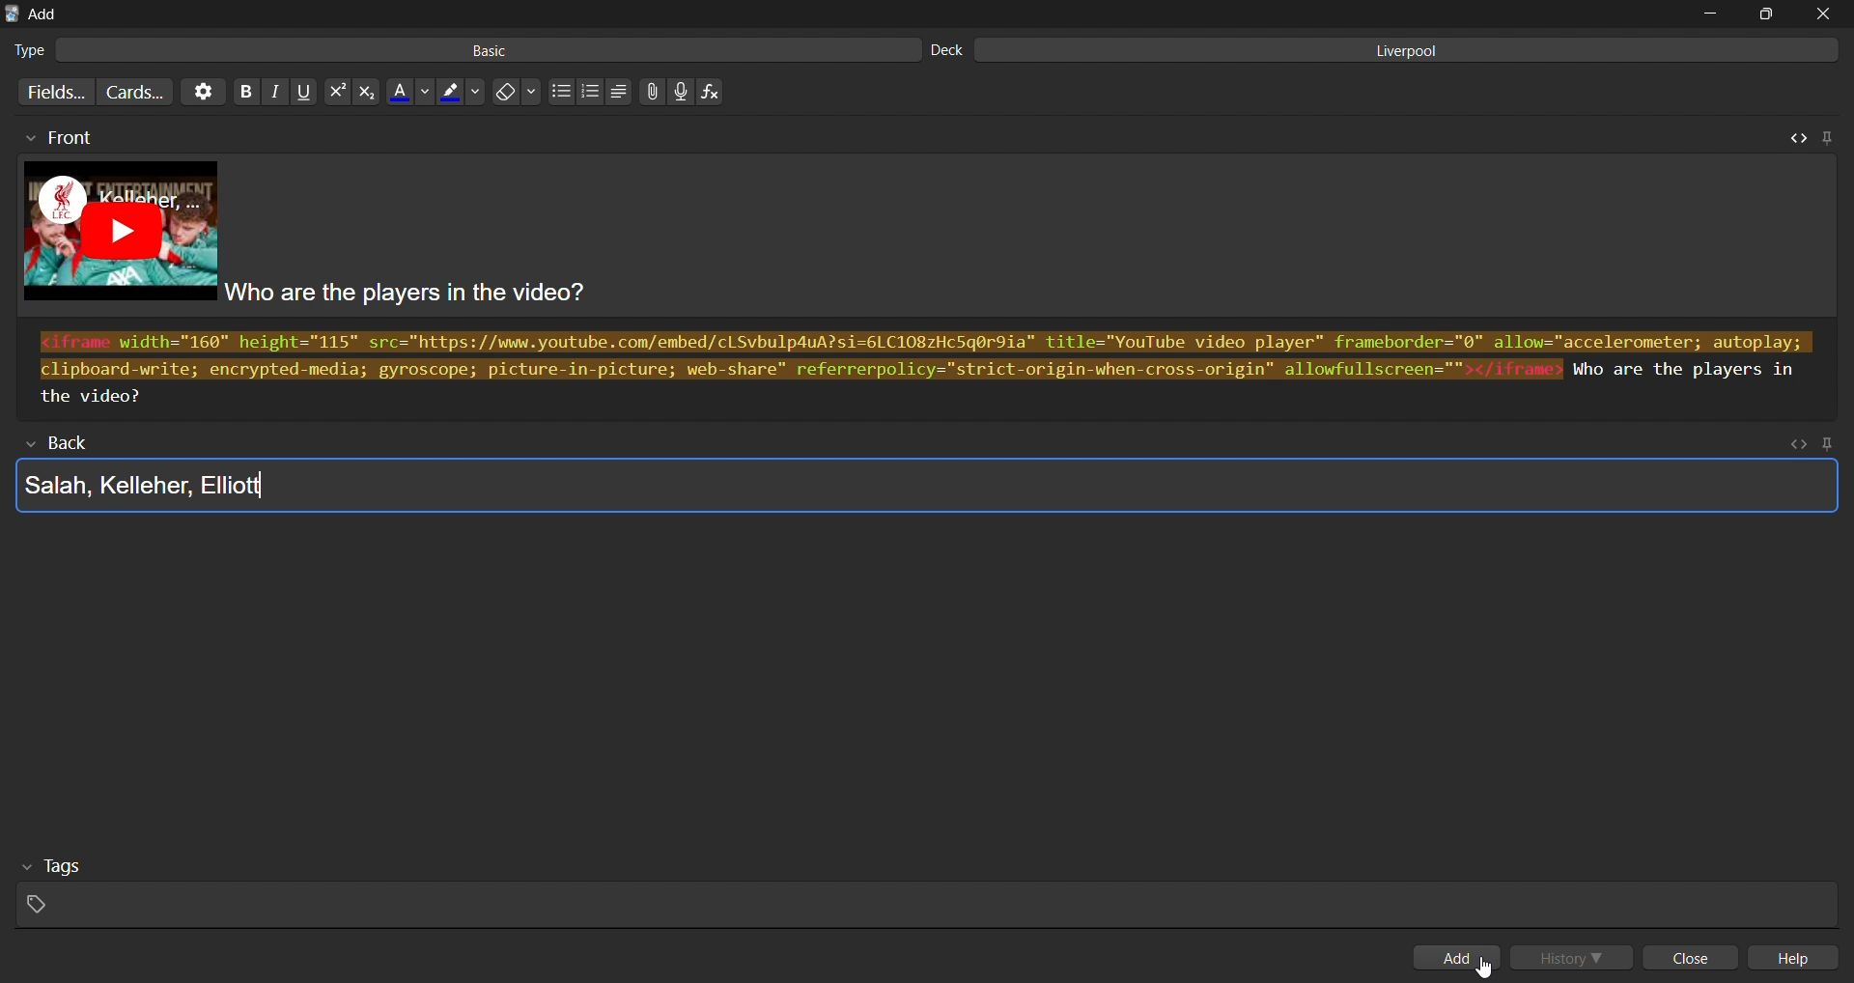 This screenshot has height=983, width=1854. What do you see at coordinates (1576, 956) in the screenshot?
I see `history` at bounding box center [1576, 956].